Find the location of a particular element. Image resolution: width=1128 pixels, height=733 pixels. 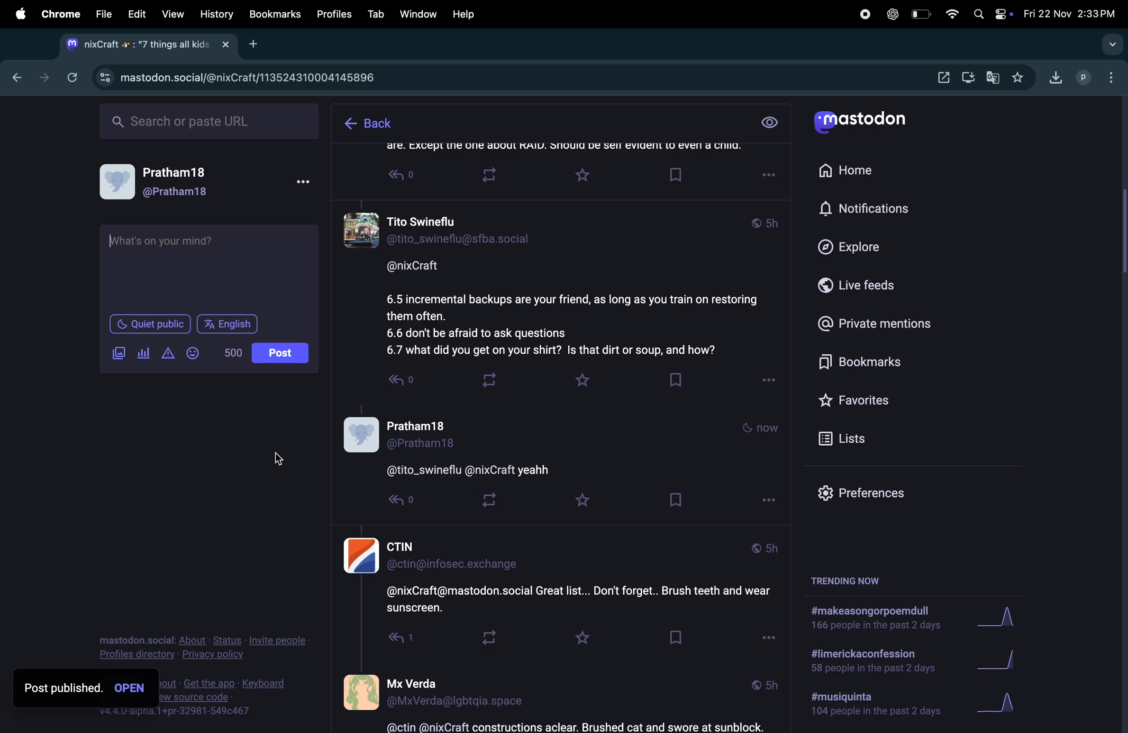

options is located at coordinates (766, 383).